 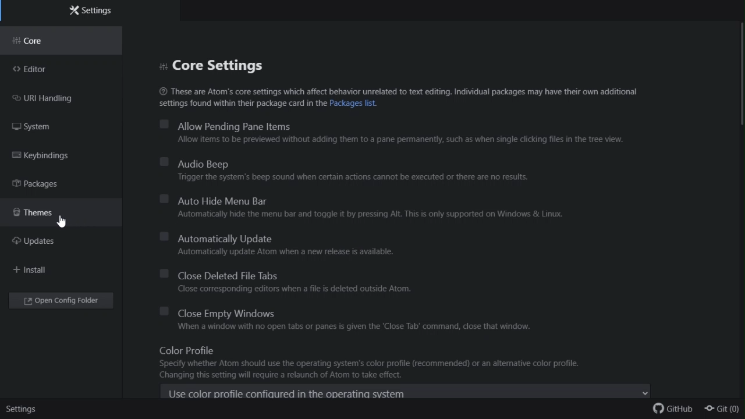 What do you see at coordinates (360, 140) in the screenshot?
I see `Allow items to be previewed without adding them to a pane permanently, such as when single clicking files in the tree view.` at bounding box center [360, 140].